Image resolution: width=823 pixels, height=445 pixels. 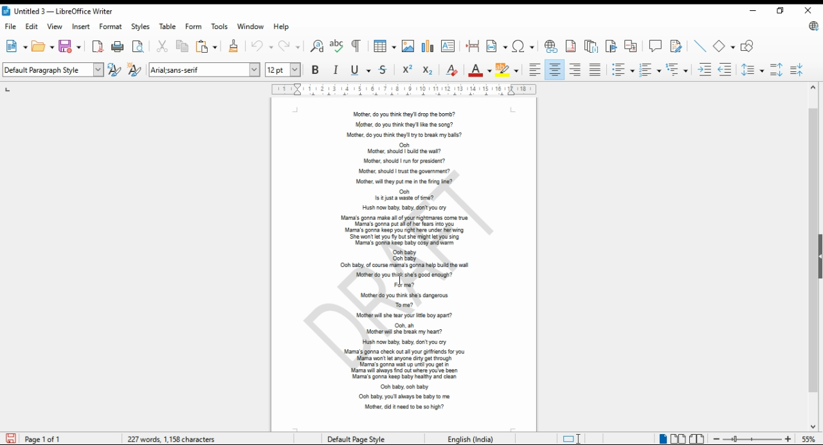 What do you see at coordinates (207, 46) in the screenshot?
I see `paste` at bounding box center [207, 46].